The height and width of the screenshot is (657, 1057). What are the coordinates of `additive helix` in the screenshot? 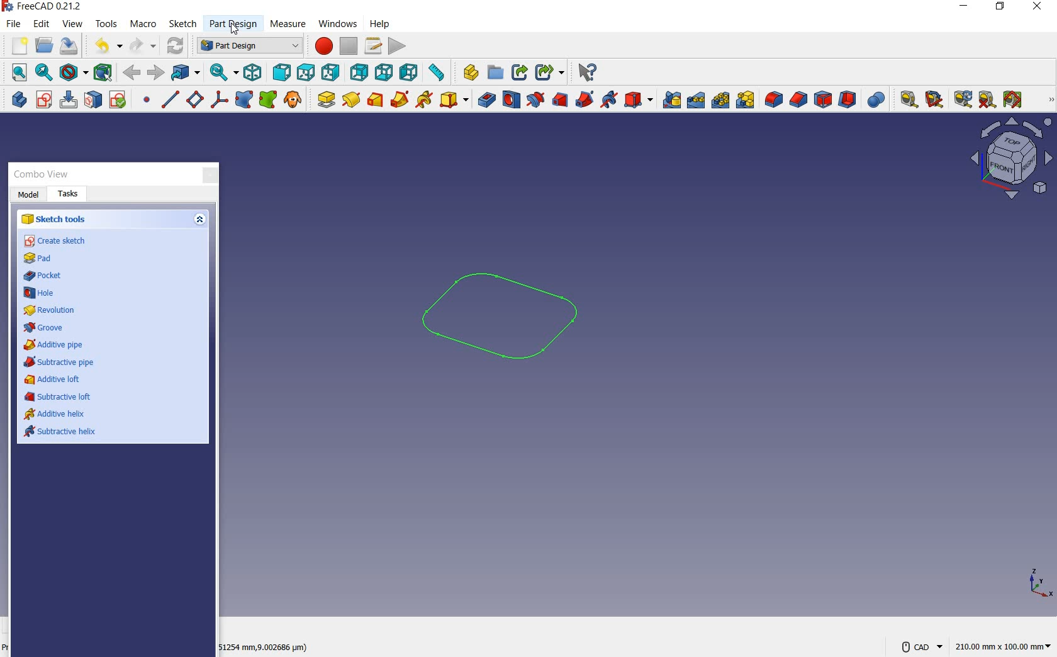 It's located at (424, 99).